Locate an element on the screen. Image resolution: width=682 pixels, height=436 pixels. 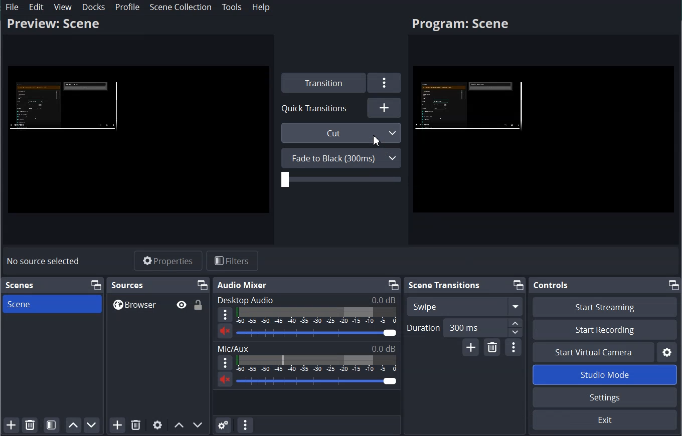
Text is located at coordinates (307, 348).